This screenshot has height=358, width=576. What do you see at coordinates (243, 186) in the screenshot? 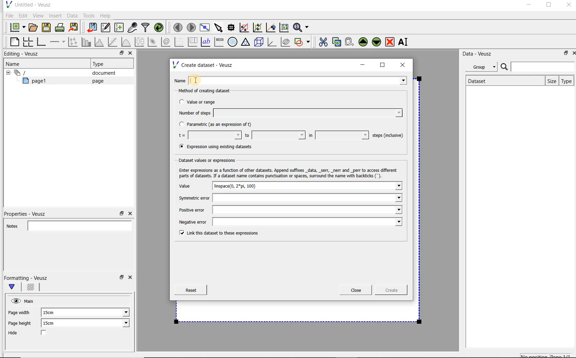
I see `linspace(0, 2*pi, 100)` at bounding box center [243, 186].